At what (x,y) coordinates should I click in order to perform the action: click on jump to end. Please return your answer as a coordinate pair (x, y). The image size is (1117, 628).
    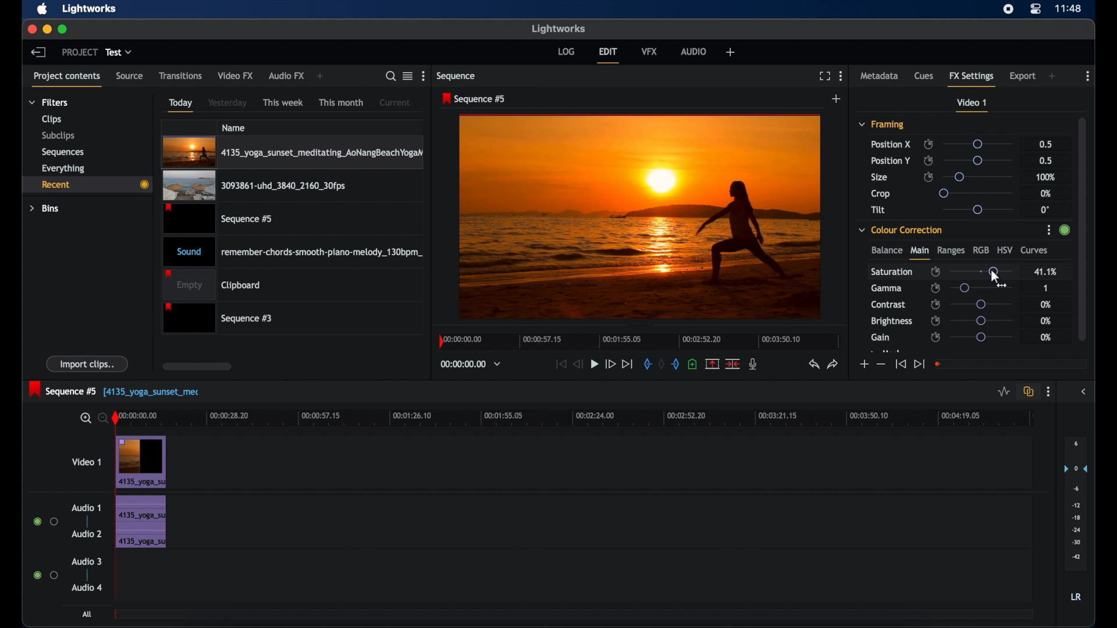
    Looking at the image, I should click on (628, 363).